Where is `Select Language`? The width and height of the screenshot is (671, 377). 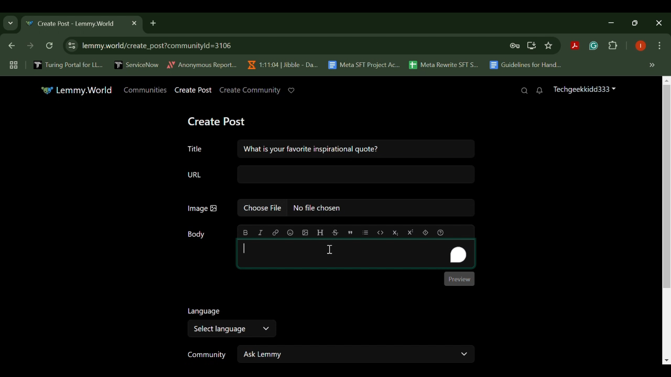
Select Language is located at coordinates (231, 329).